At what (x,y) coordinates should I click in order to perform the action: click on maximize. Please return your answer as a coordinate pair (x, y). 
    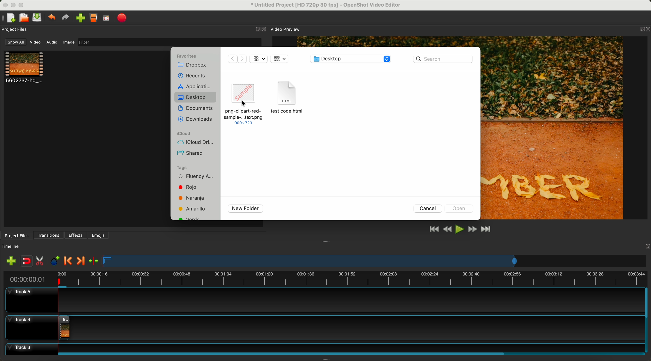
    Looking at the image, I should click on (23, 5).